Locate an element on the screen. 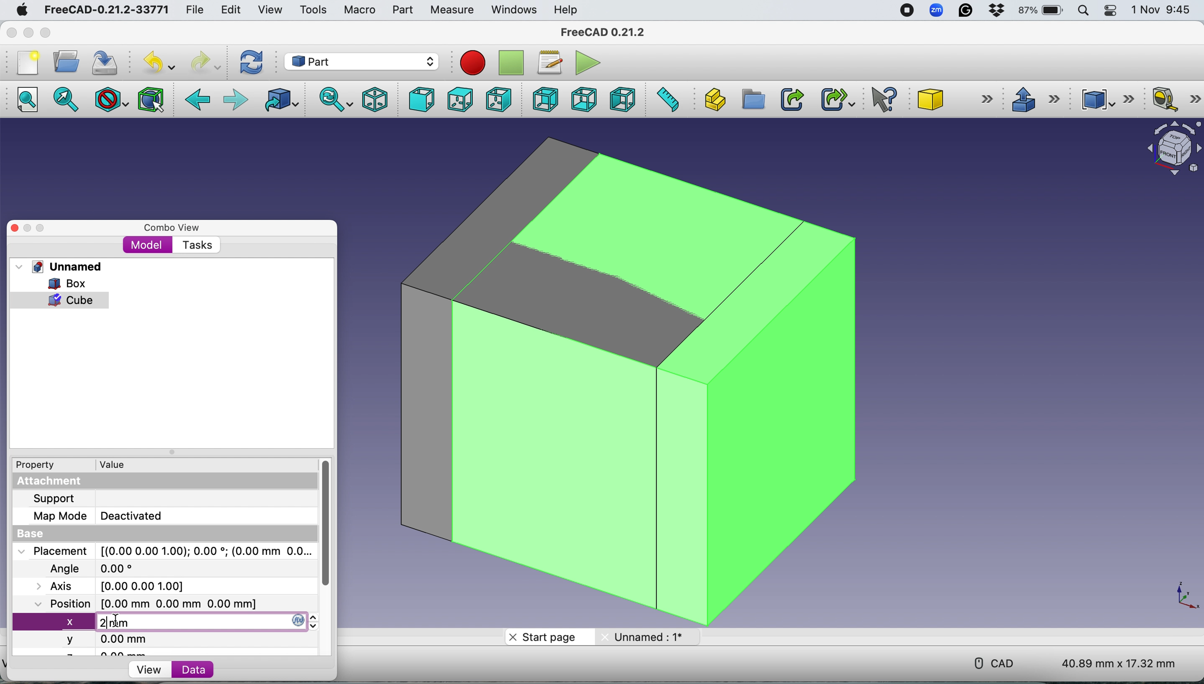 This screenshot has height=684, width=1204. Create part is located at coordinates (712, 99).